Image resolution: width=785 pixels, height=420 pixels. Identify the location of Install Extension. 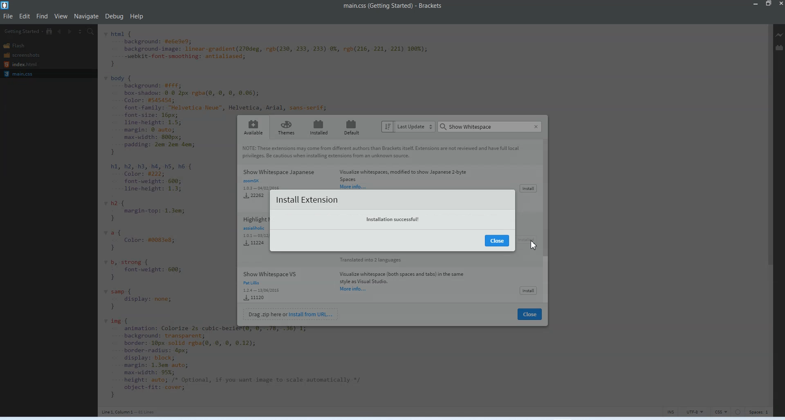
(308, 199).